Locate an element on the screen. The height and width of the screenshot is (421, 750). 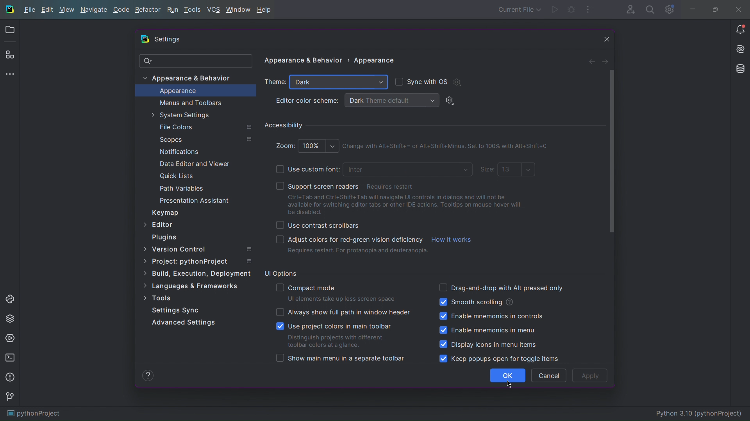
Dark is located at coordinates (338, 83).